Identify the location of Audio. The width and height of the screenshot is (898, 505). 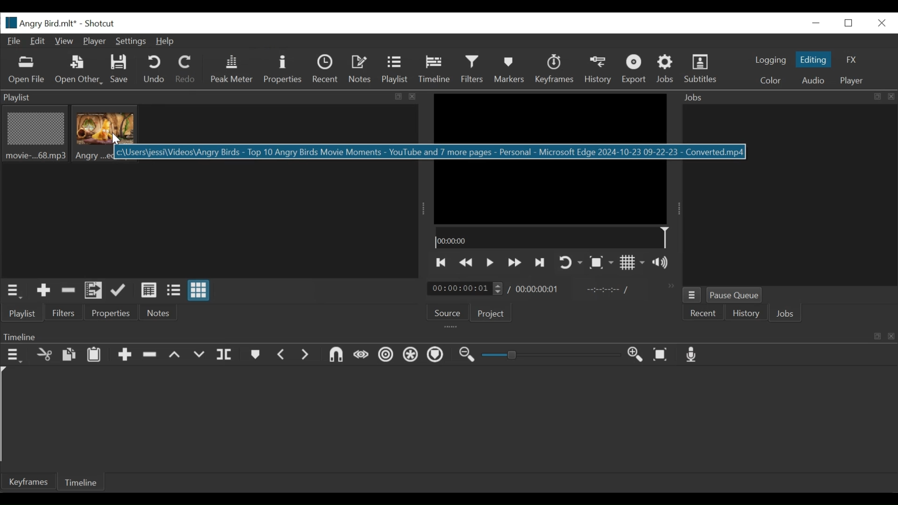
(811, 80).